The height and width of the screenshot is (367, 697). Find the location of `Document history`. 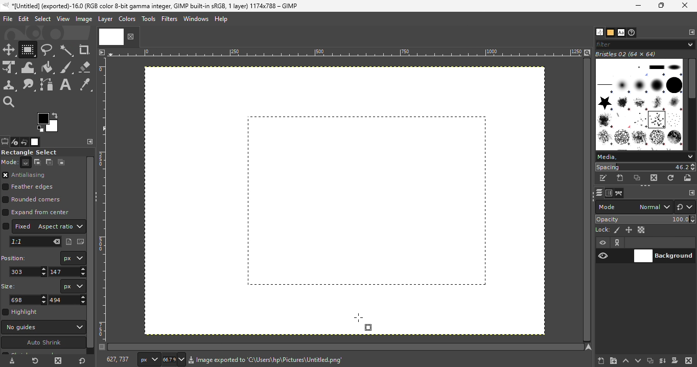

Document history is located at coordinates (632, 33).